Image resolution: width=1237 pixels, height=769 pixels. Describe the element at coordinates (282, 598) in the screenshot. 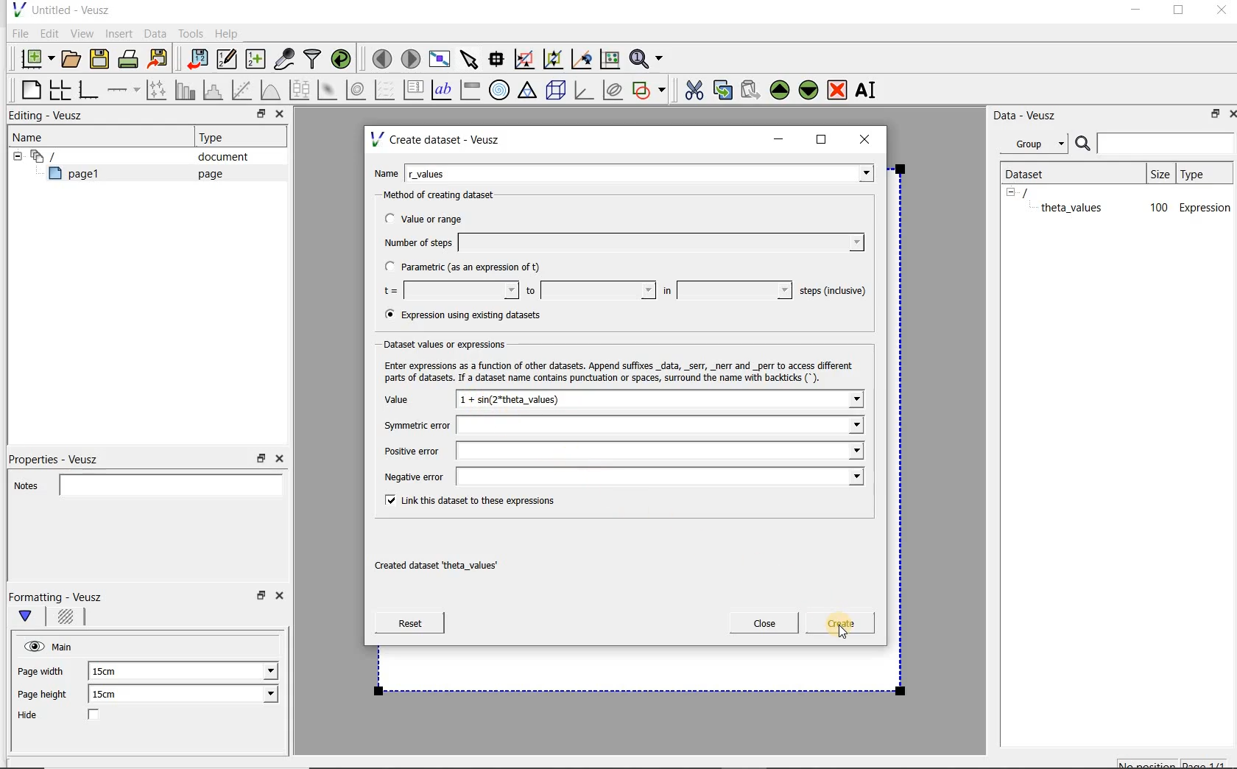

I see `Close` at that location.